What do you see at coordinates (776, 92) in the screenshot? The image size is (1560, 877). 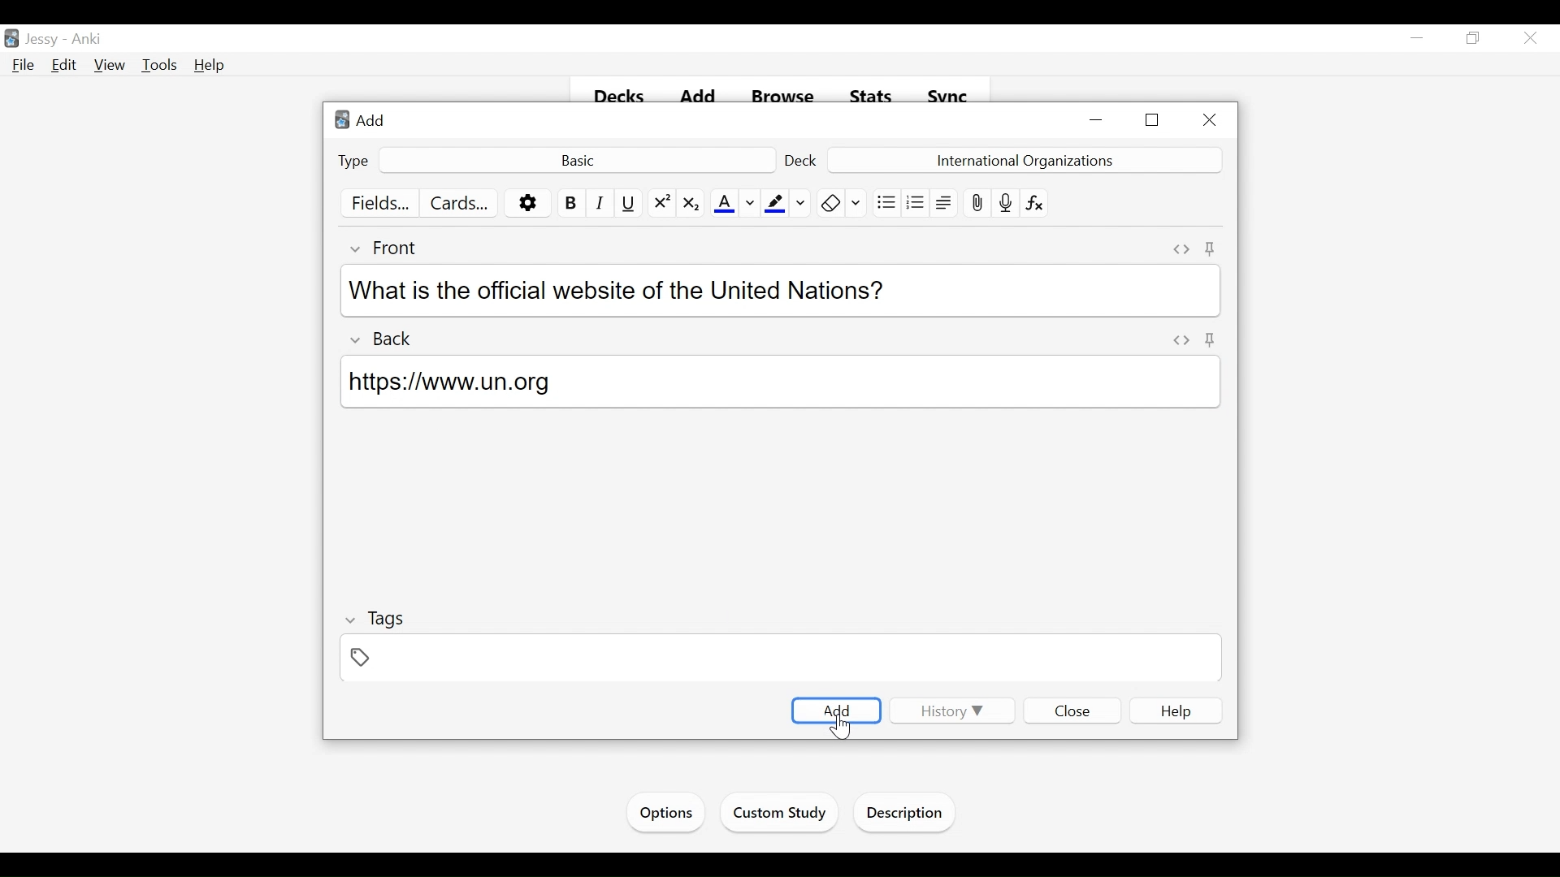 I see `Browse` at bounding box center [776, 92].